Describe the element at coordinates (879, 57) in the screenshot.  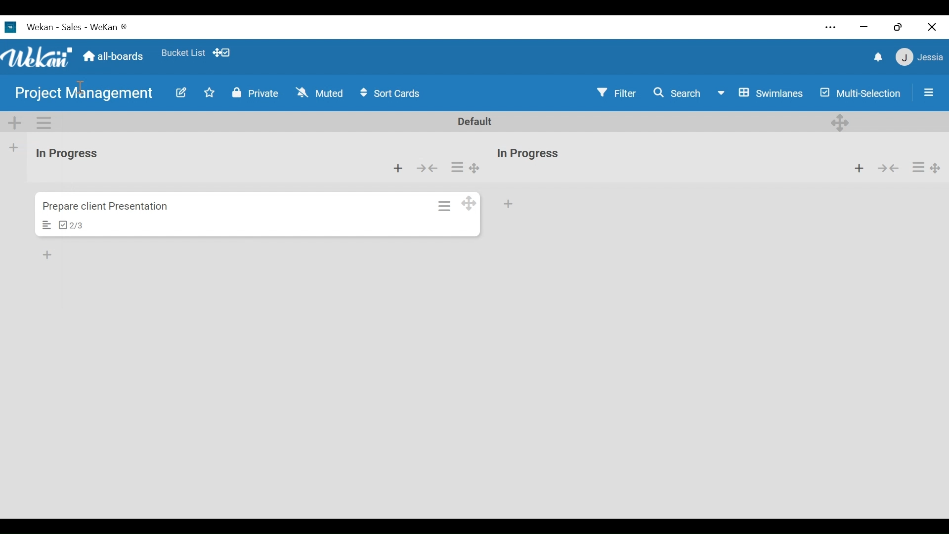
I see `notifications` at that location.